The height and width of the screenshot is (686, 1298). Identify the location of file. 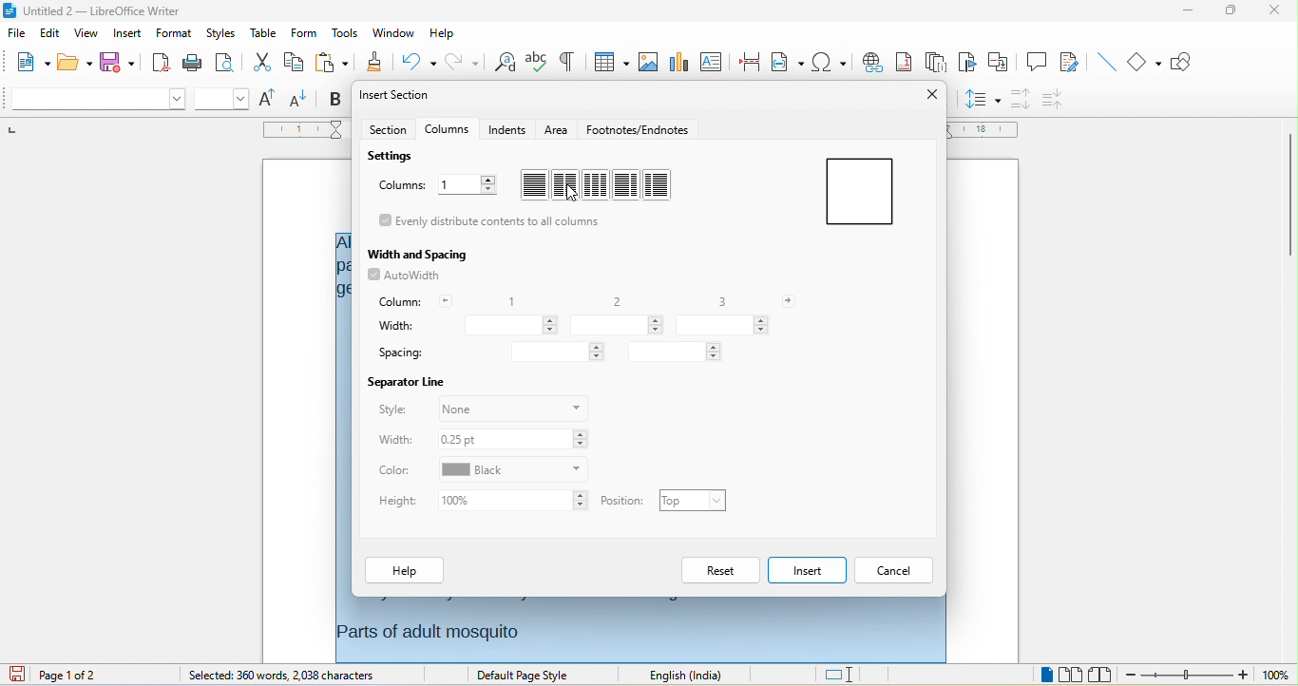
(16, 34).